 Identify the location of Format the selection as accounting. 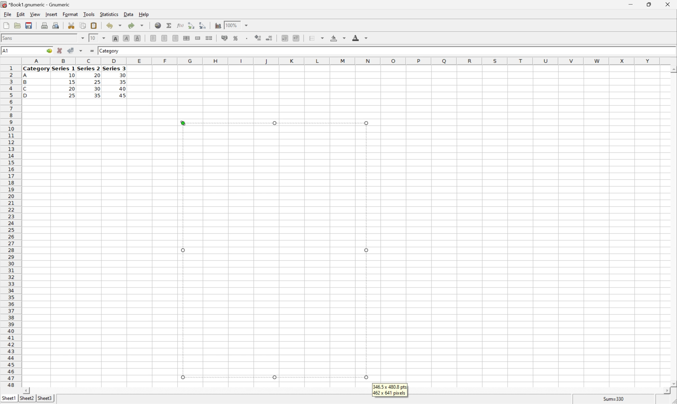
(222, 38).